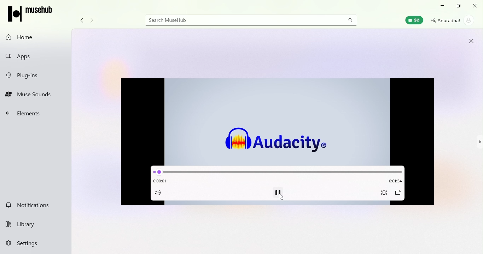  I want to click on Account, so click(451, 21).